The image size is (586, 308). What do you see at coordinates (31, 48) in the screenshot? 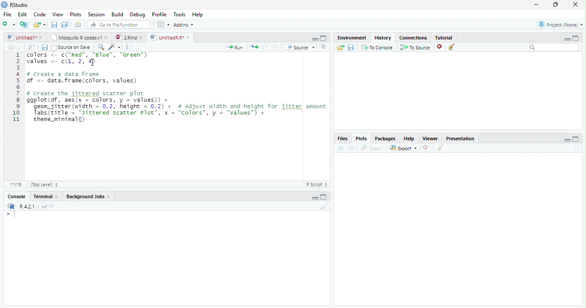
I see `Show in new window` at bounding box center [31, 48].